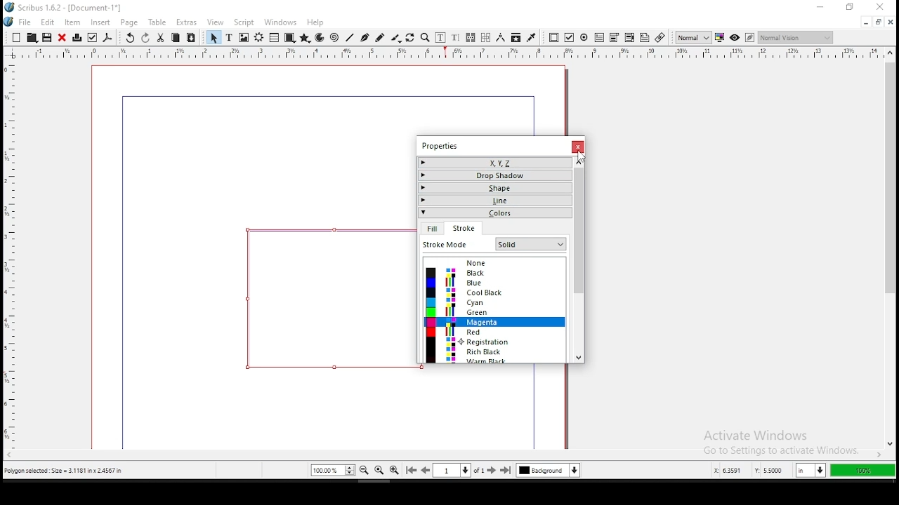  I want to click on table, so click(274, 37).